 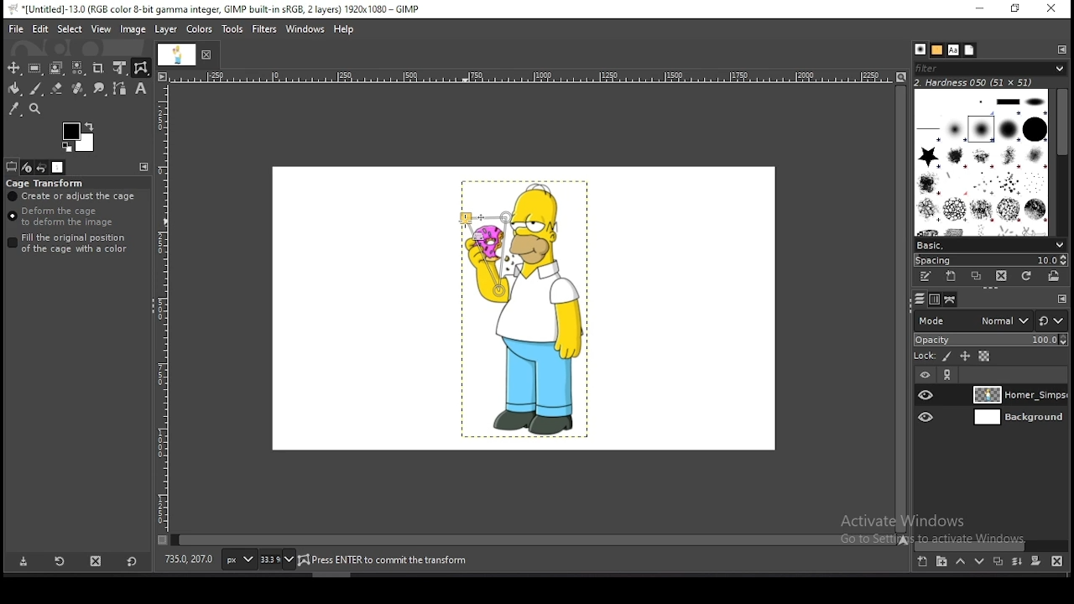 What do you see at coordinates (199, 29) in the screenshot?
I see `colors` at bounding box center [199, 29].